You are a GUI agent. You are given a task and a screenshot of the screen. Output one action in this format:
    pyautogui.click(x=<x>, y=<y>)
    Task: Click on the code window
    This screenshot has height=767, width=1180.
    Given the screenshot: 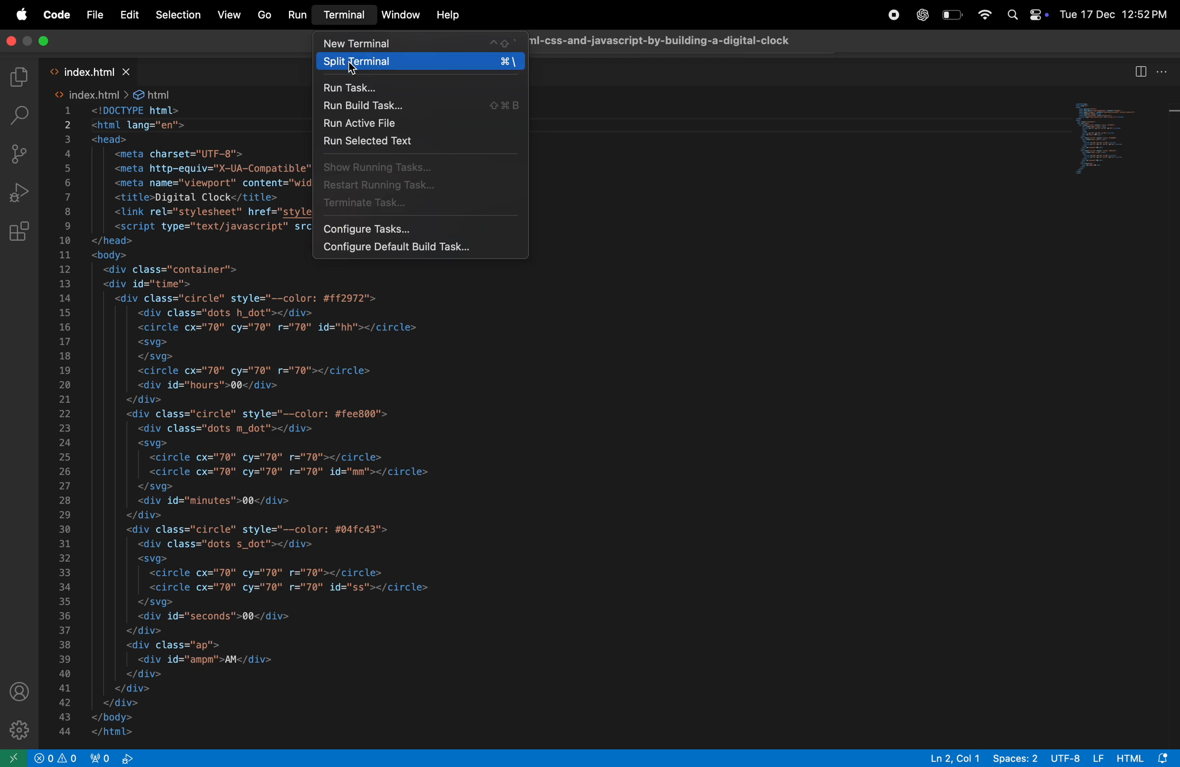 What is the action you would take?
    pyautogui.click(x=1115, y=141)
    